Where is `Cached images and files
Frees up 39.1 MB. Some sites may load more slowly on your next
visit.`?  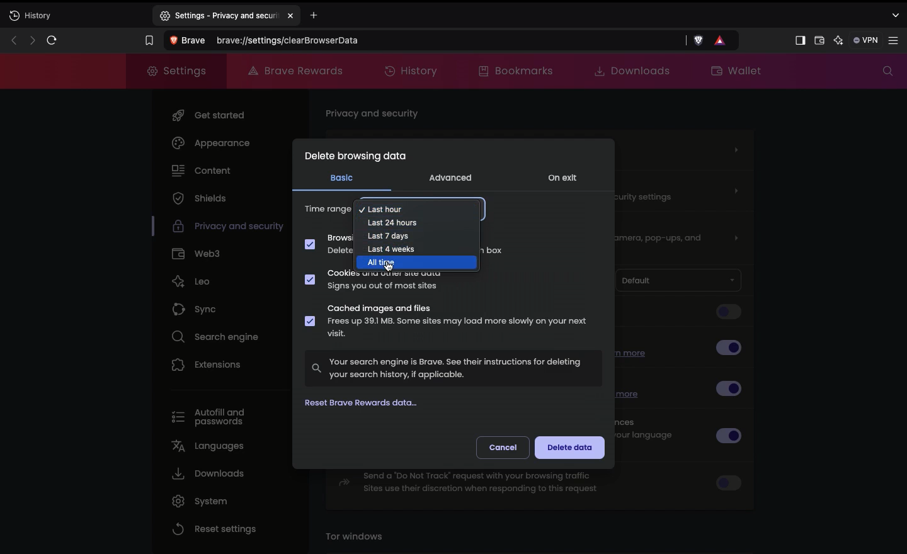
Cached images and files
Frees up 39.1 MB. Some sites may load more slowly on your next
visit. is located at coordinates (448, 323).